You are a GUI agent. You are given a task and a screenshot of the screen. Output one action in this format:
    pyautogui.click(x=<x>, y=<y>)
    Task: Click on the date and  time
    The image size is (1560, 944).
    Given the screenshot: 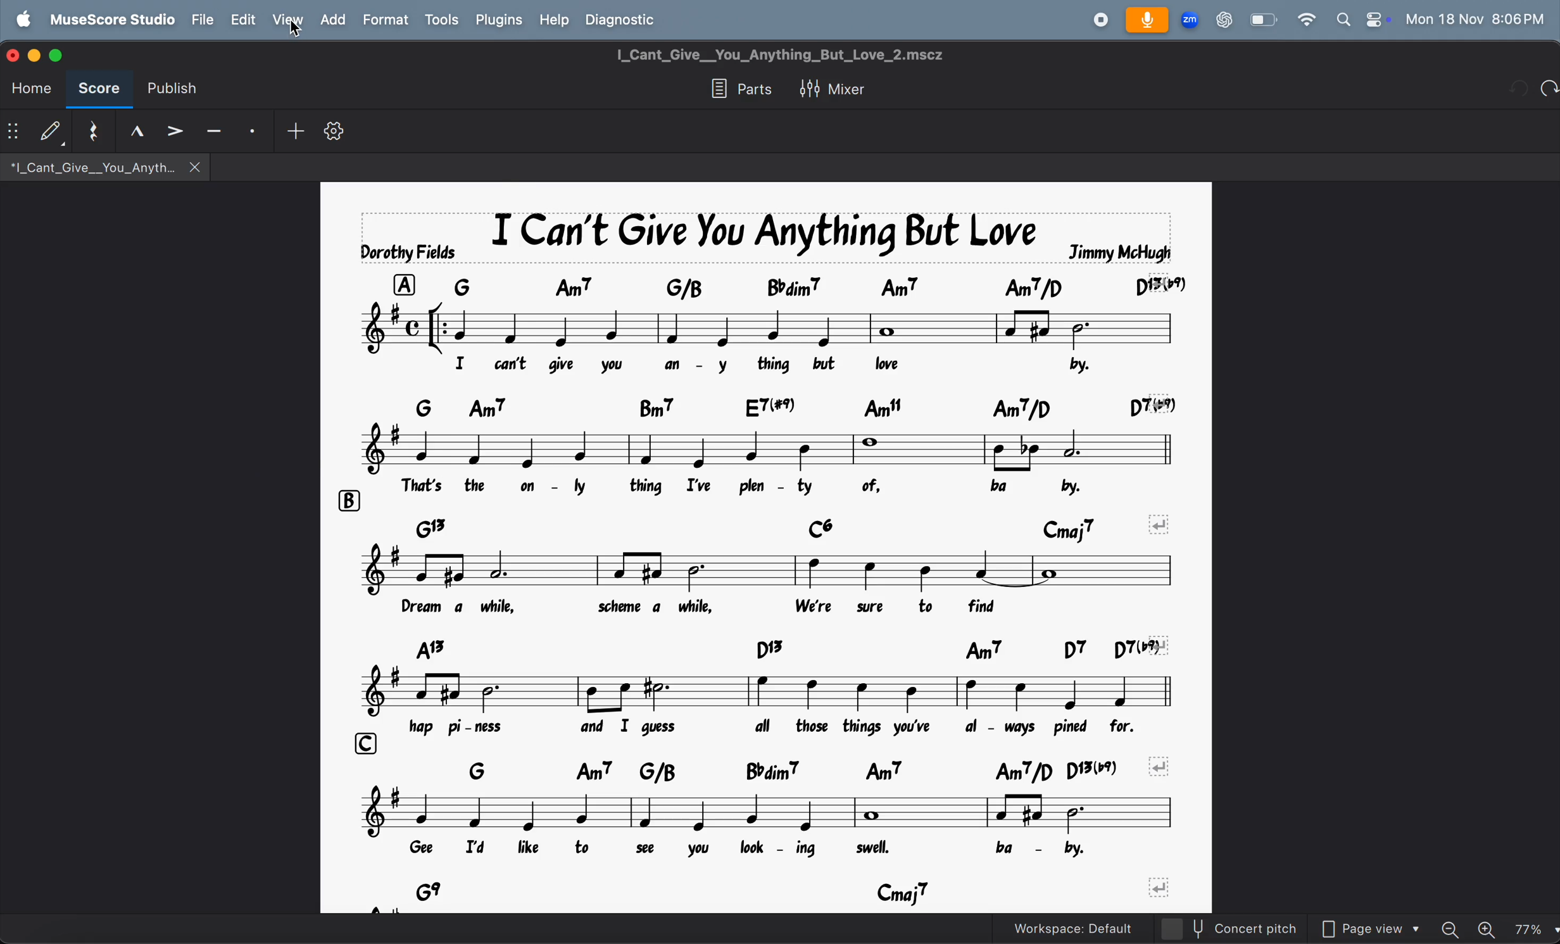 What is the action you would take?
    pyautogui.click(x=1478, y=19)
    